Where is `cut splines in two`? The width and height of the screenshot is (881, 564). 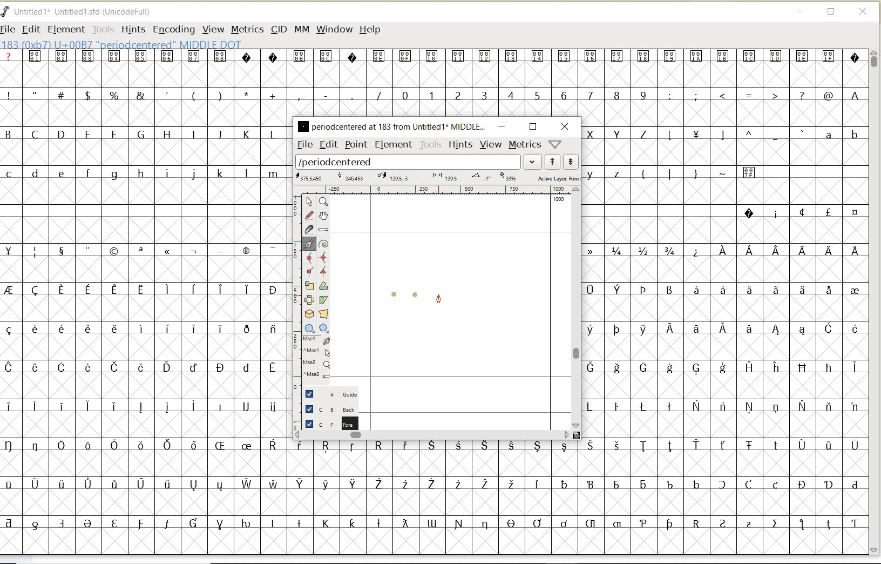 cut splines in two is located at coordinates (309, 229).